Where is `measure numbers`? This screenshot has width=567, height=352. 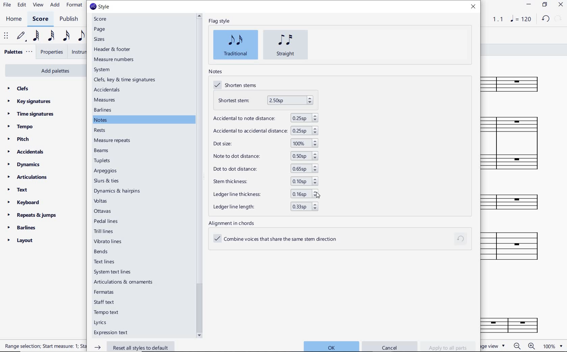 measure numbers is located at coordinates (115, 60).